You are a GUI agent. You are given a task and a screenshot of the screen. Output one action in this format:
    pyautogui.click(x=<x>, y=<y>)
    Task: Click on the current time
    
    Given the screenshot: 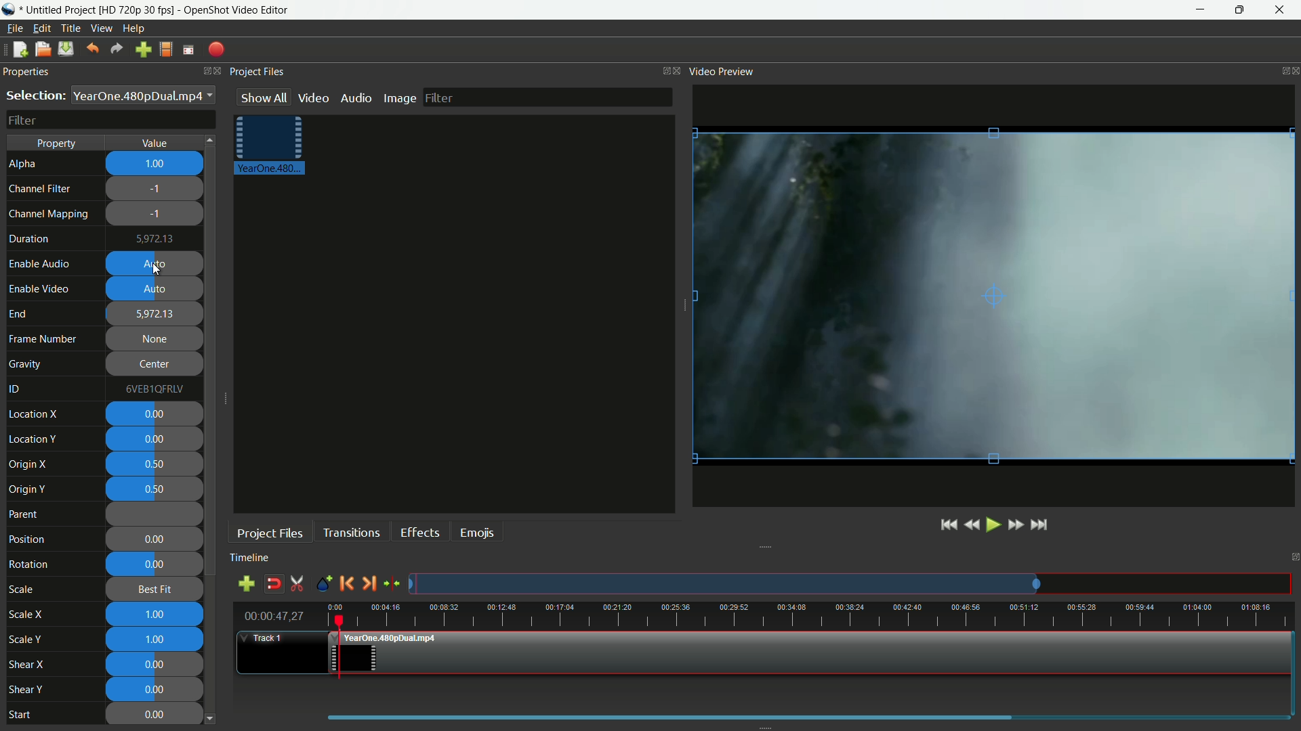 What is the action you would take?
    pyautogui.click(x=273, y=616)
    